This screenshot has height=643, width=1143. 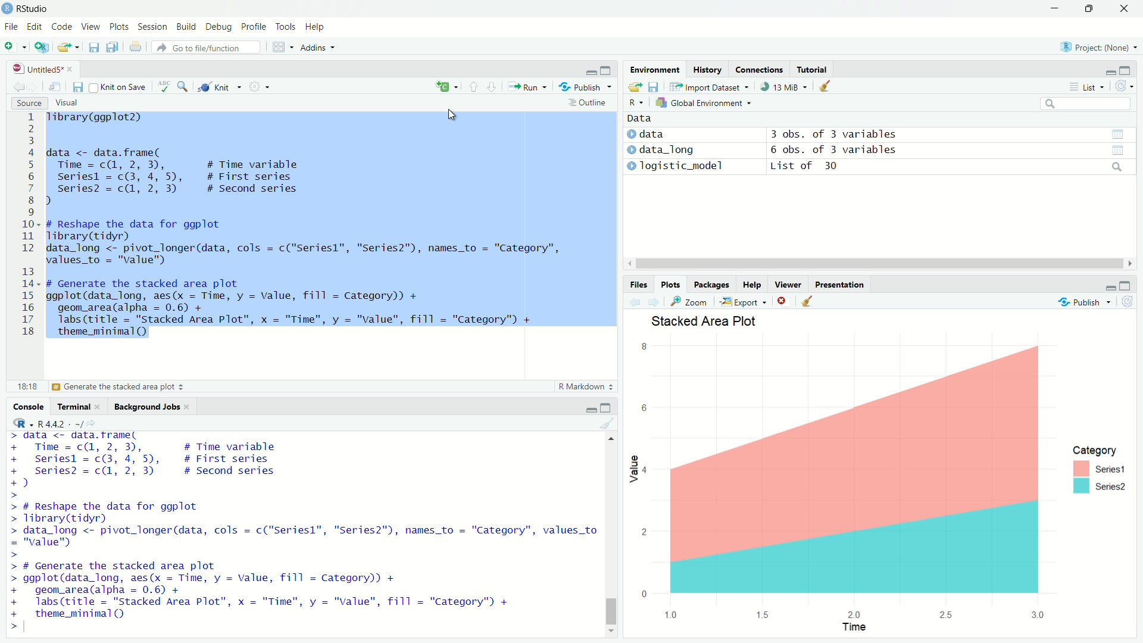 What do you see at coordinates (1123, 87) in the screenshot?
I see `refresh` at bounding box center [1123, 87].